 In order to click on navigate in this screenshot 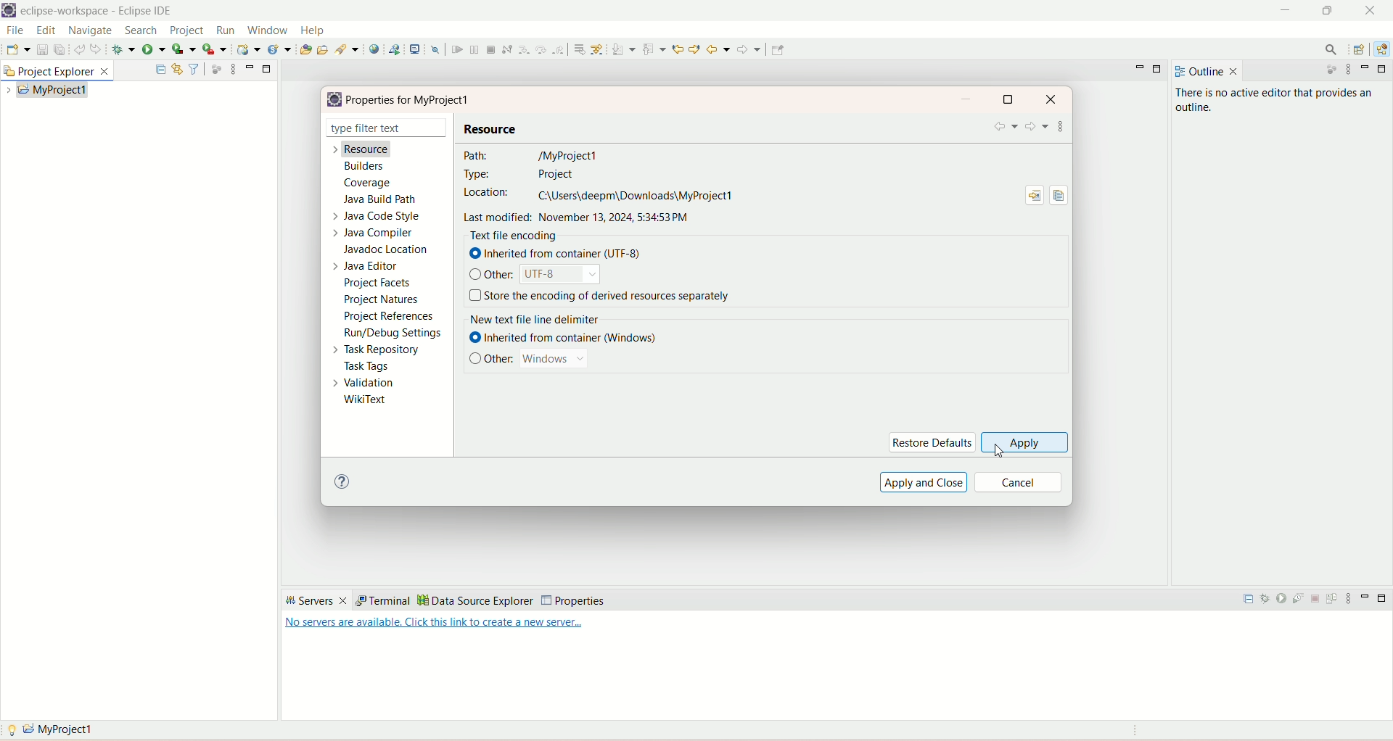, I will do `click(91, 31)`.